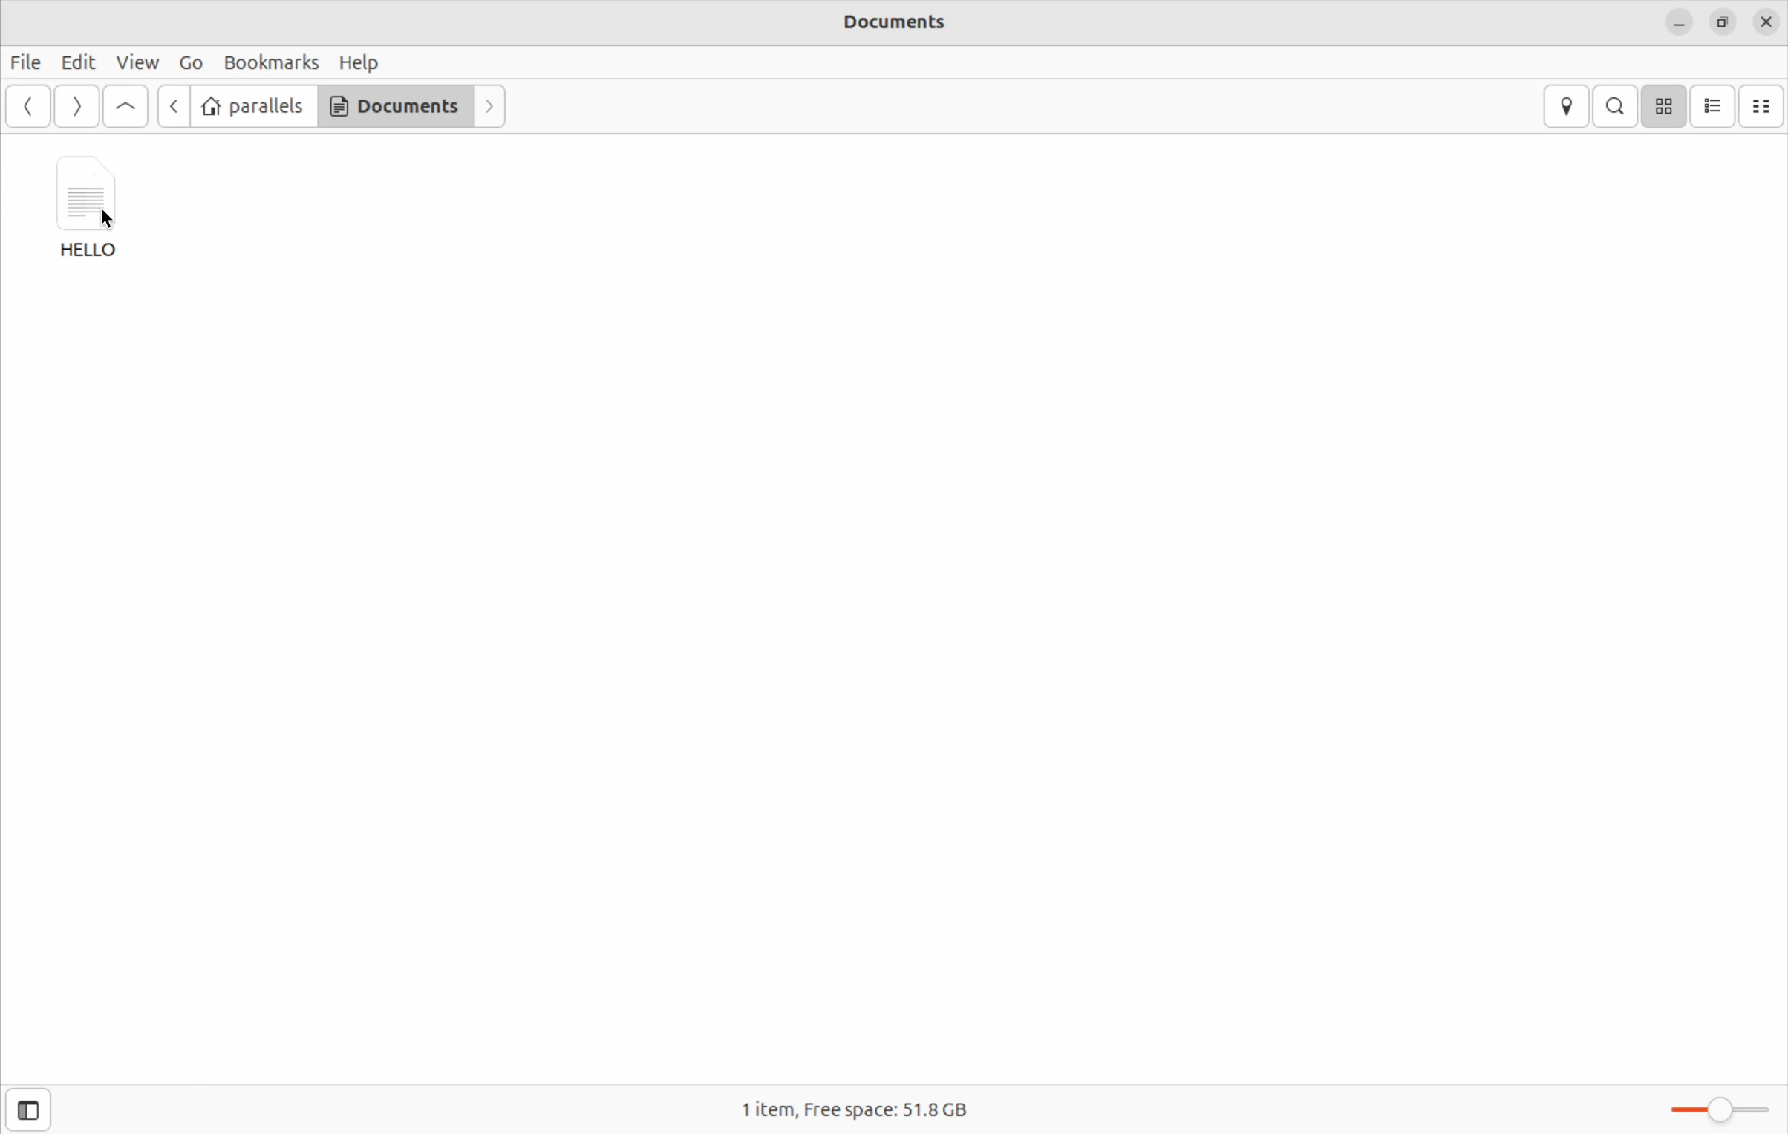 Image resolution: width=1788 pixels, height=1134 pixels. What do you see at coordinates (1568, 108) in the screenshot?
I see `location` at bounding box center [1568, 108].